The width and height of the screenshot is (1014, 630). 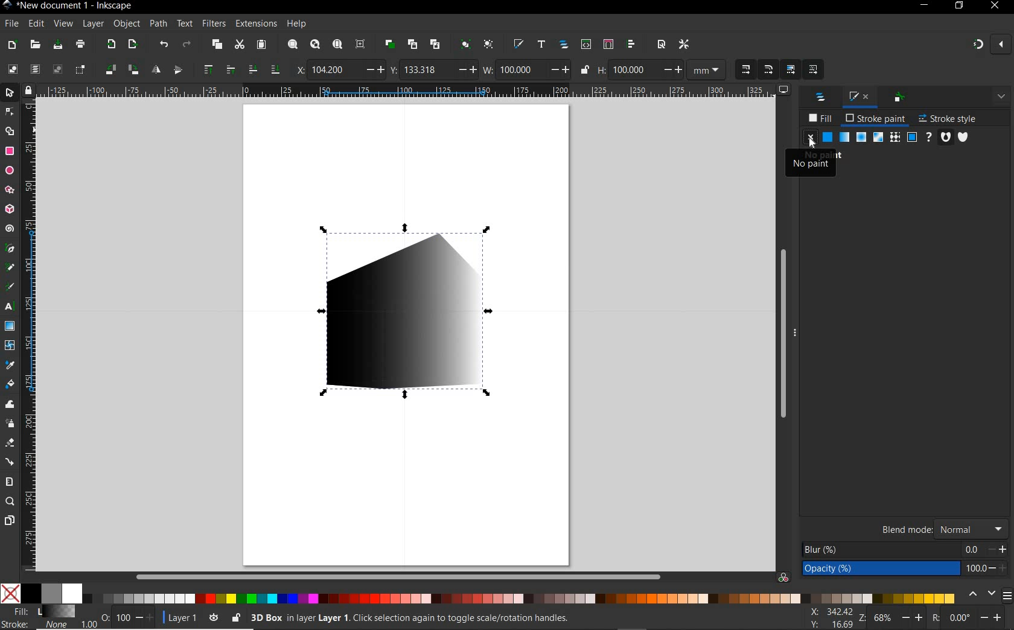 What do you see at coordinates (76, 6) in the screenshot?
I see `title` at bounding box center [76, 6].